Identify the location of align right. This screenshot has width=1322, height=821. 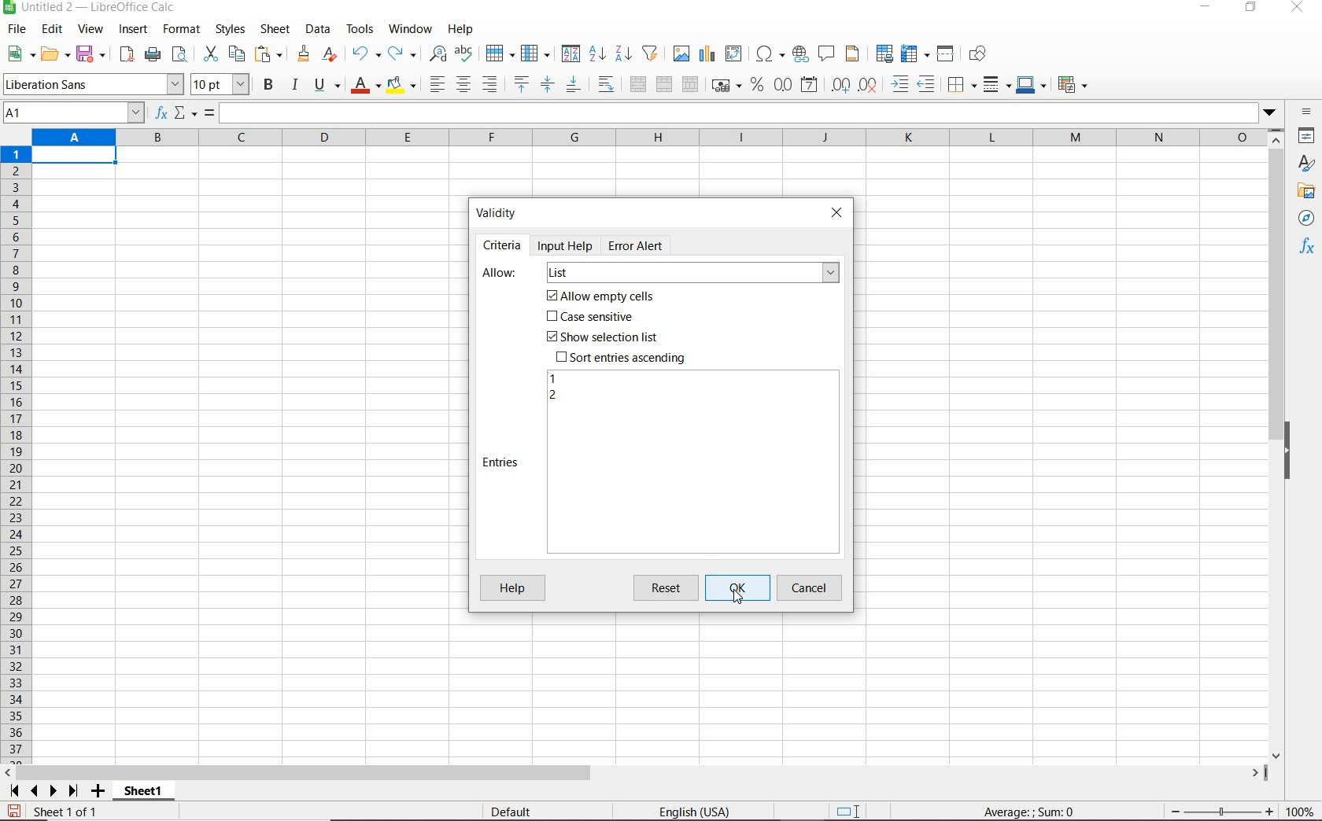
(491, 84).